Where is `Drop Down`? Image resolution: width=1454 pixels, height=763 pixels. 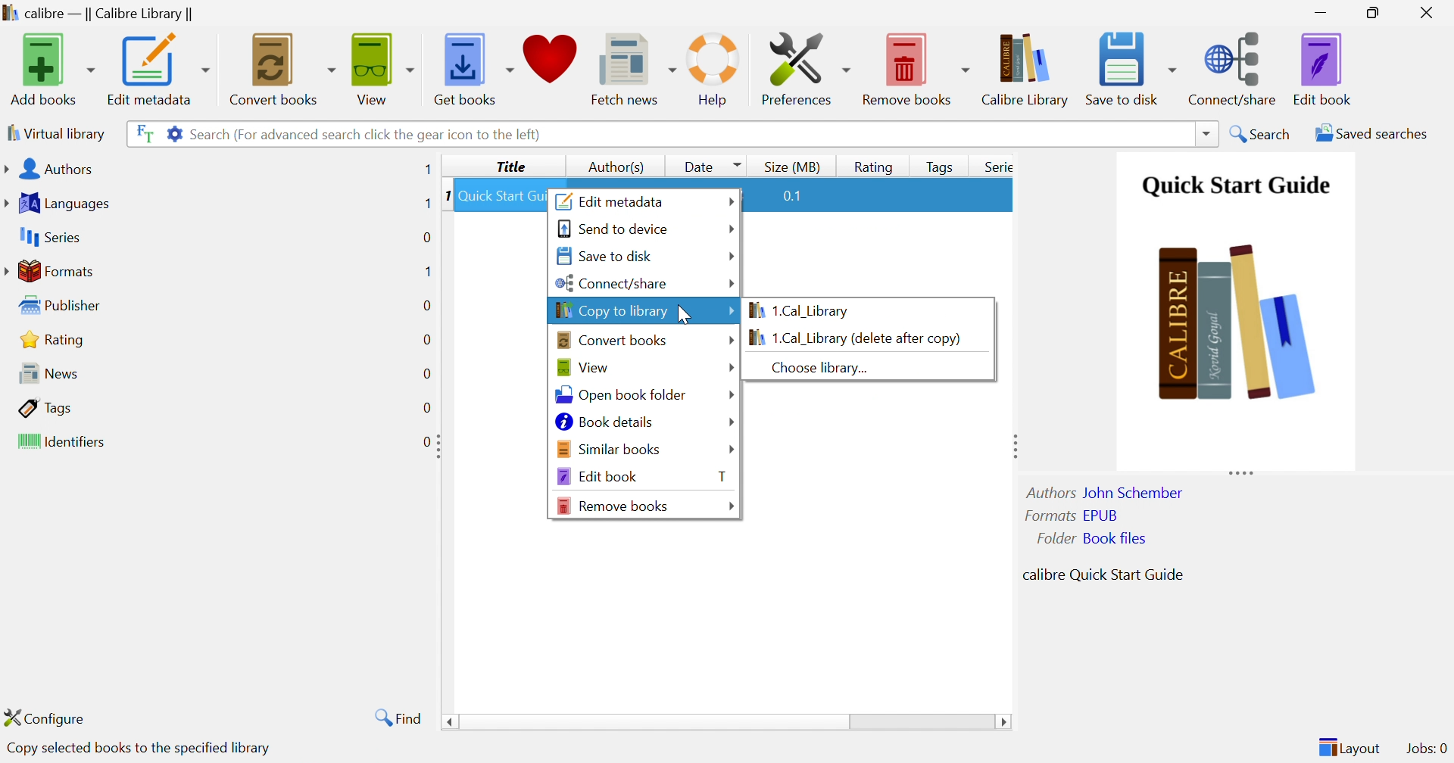 Drop Down is located at coordinates (731, 256).